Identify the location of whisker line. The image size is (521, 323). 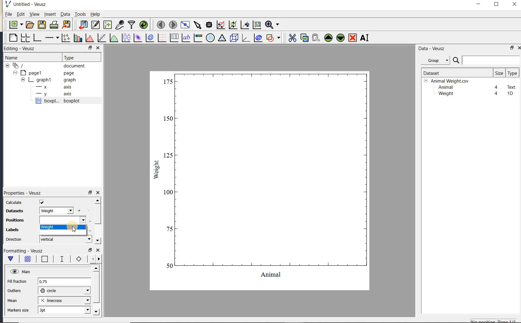
(61, 259).